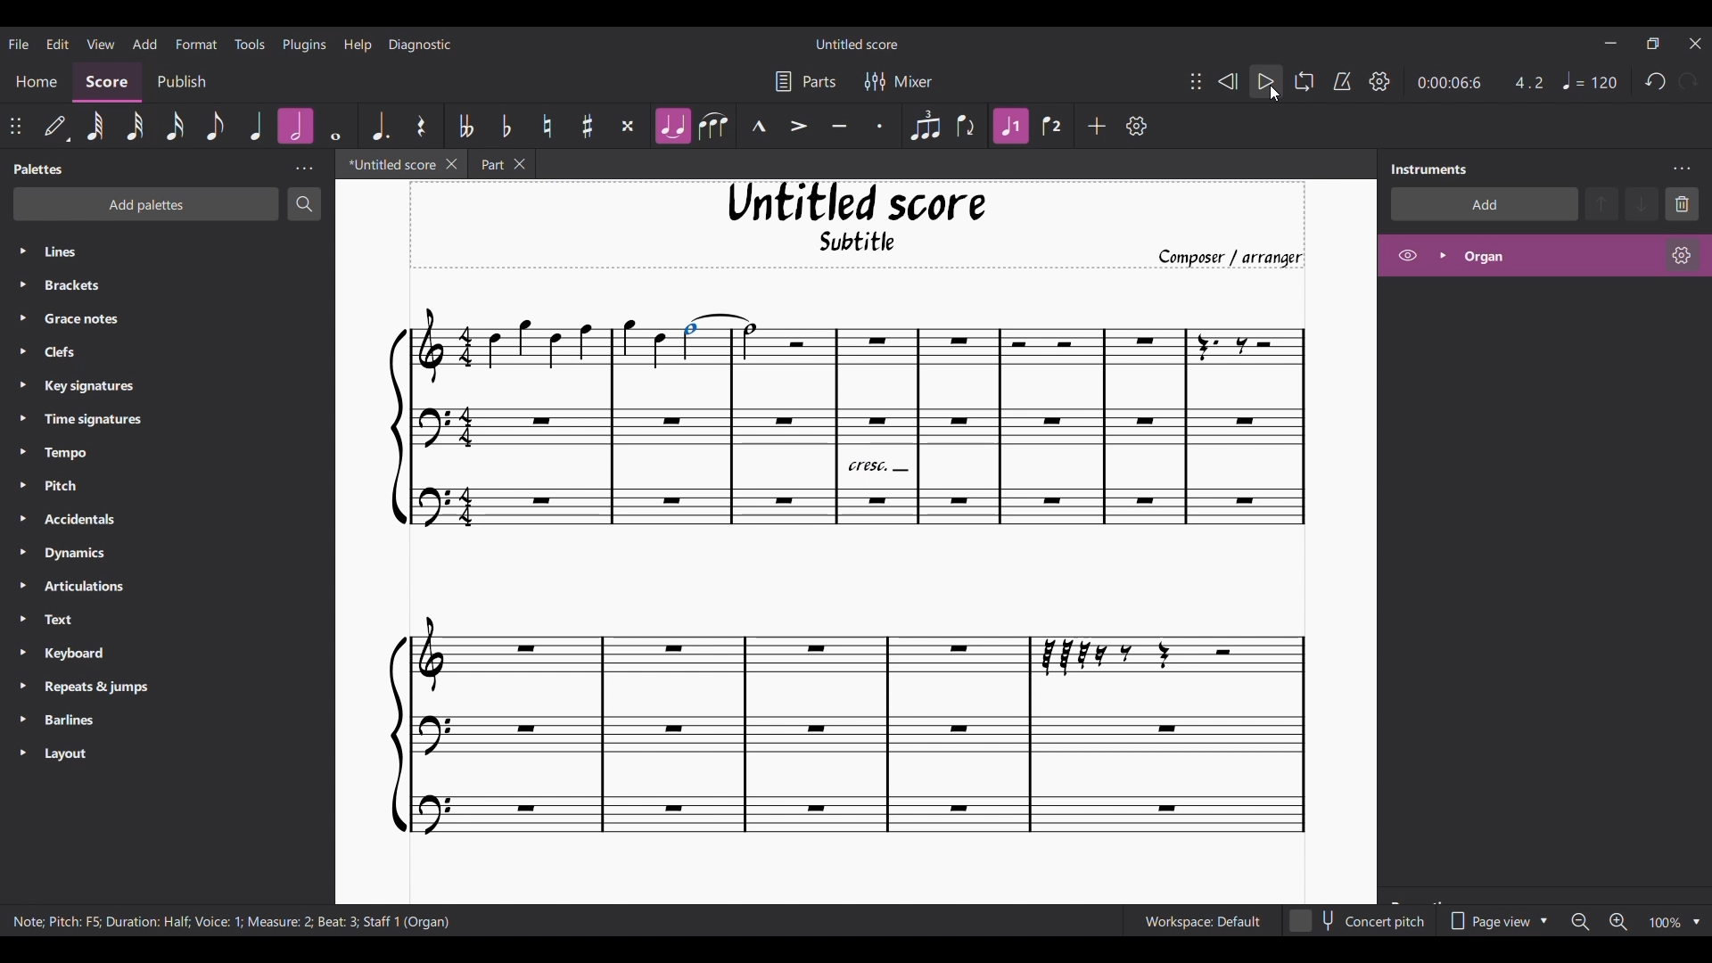  I want to click on 16th note, so click(175, 126).